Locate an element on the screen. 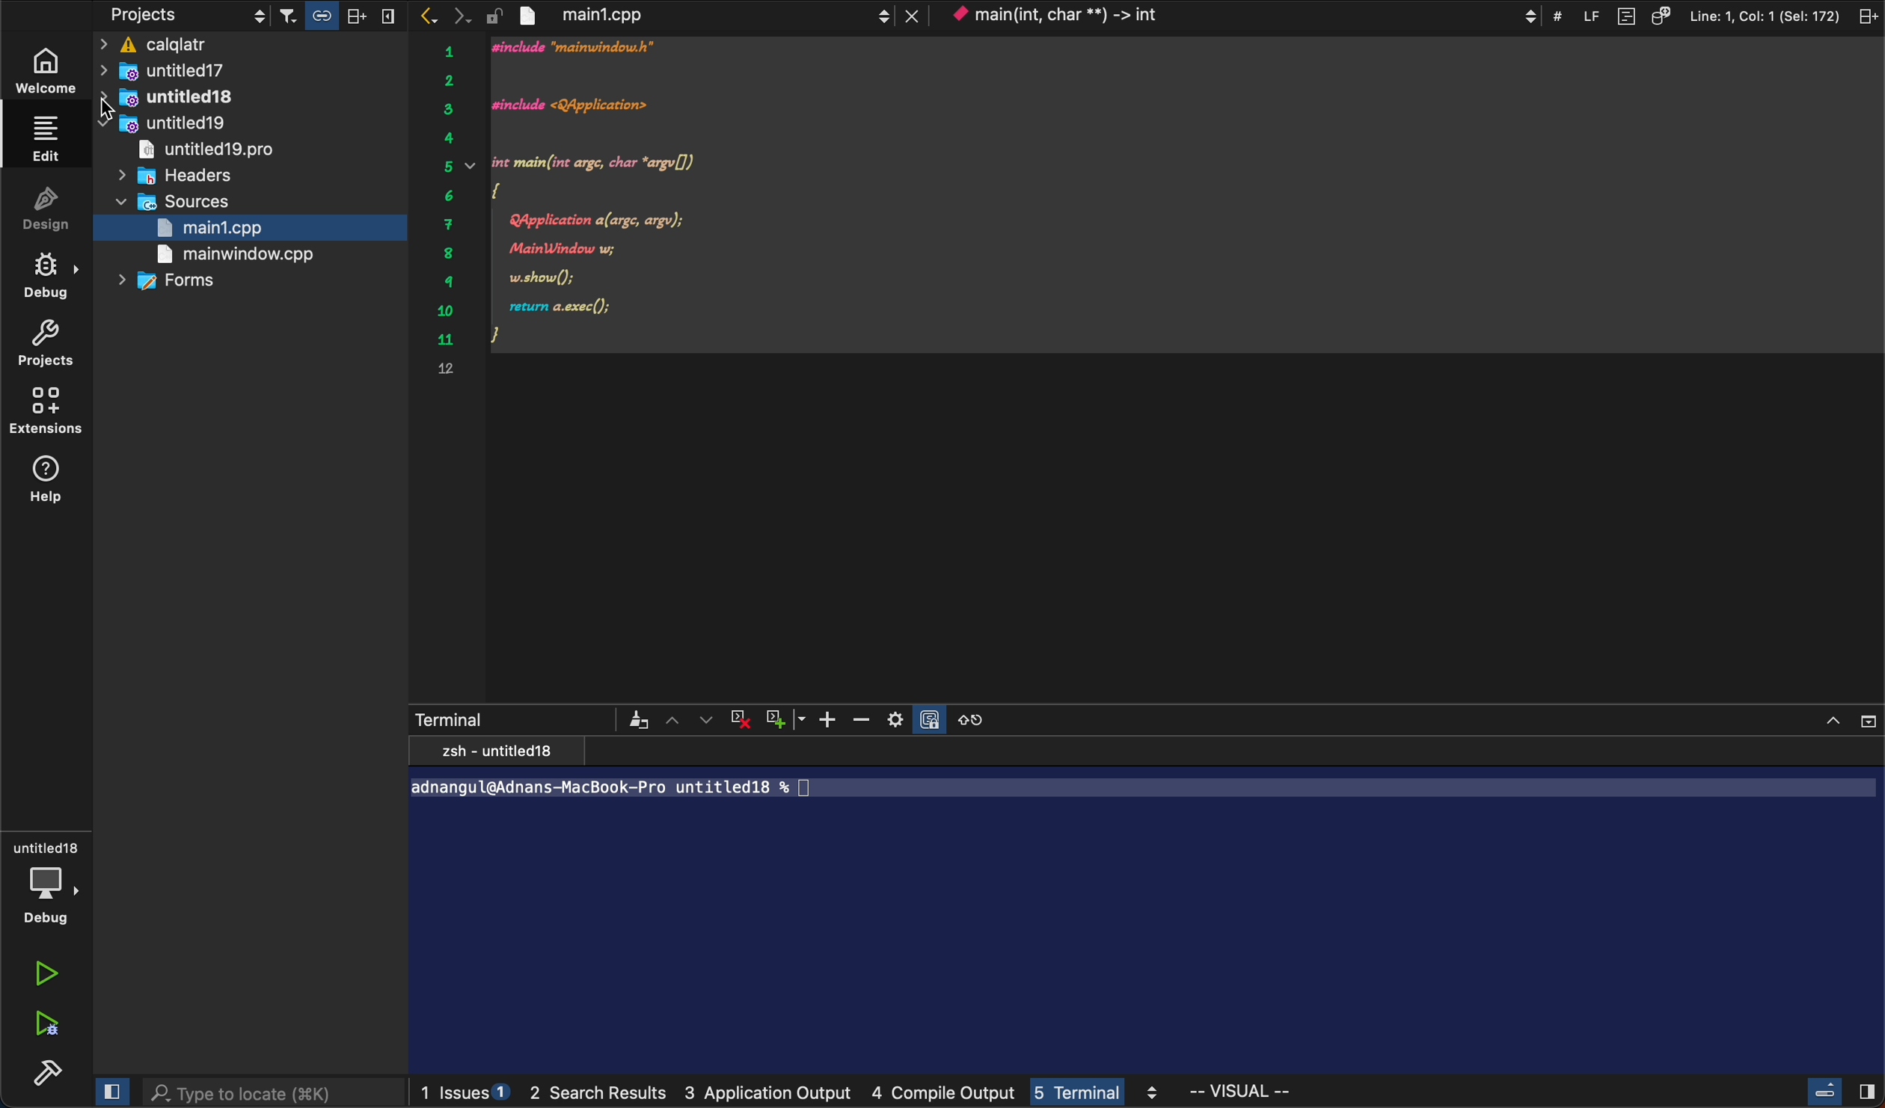 This screenshot has width=1885, height=1108. edit is located at coordinates (44, 144).